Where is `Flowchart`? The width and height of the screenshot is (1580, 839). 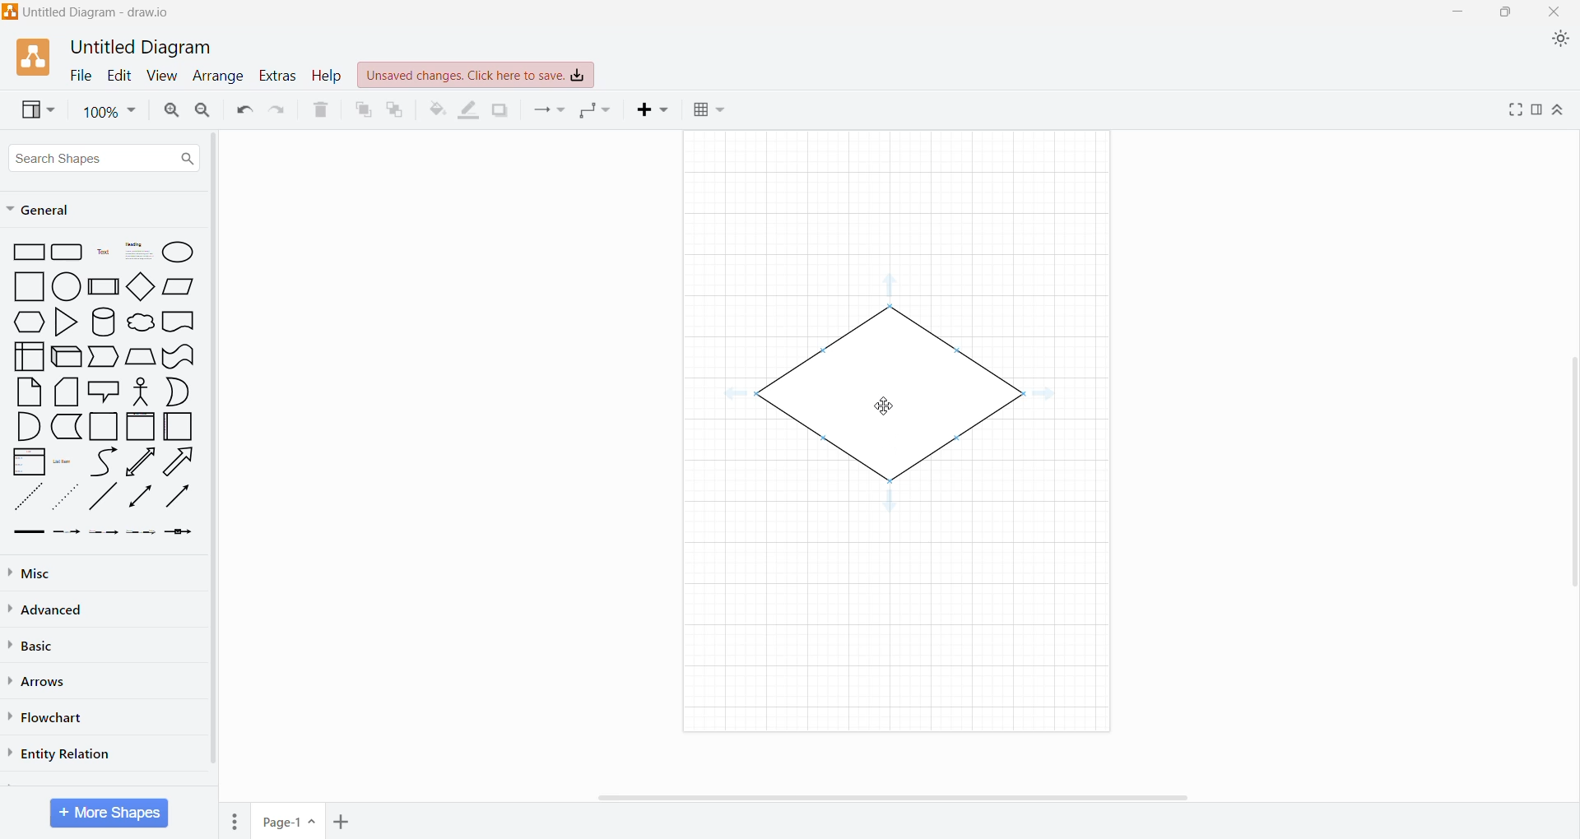 Flowchart is located at coordinates (53, 718).